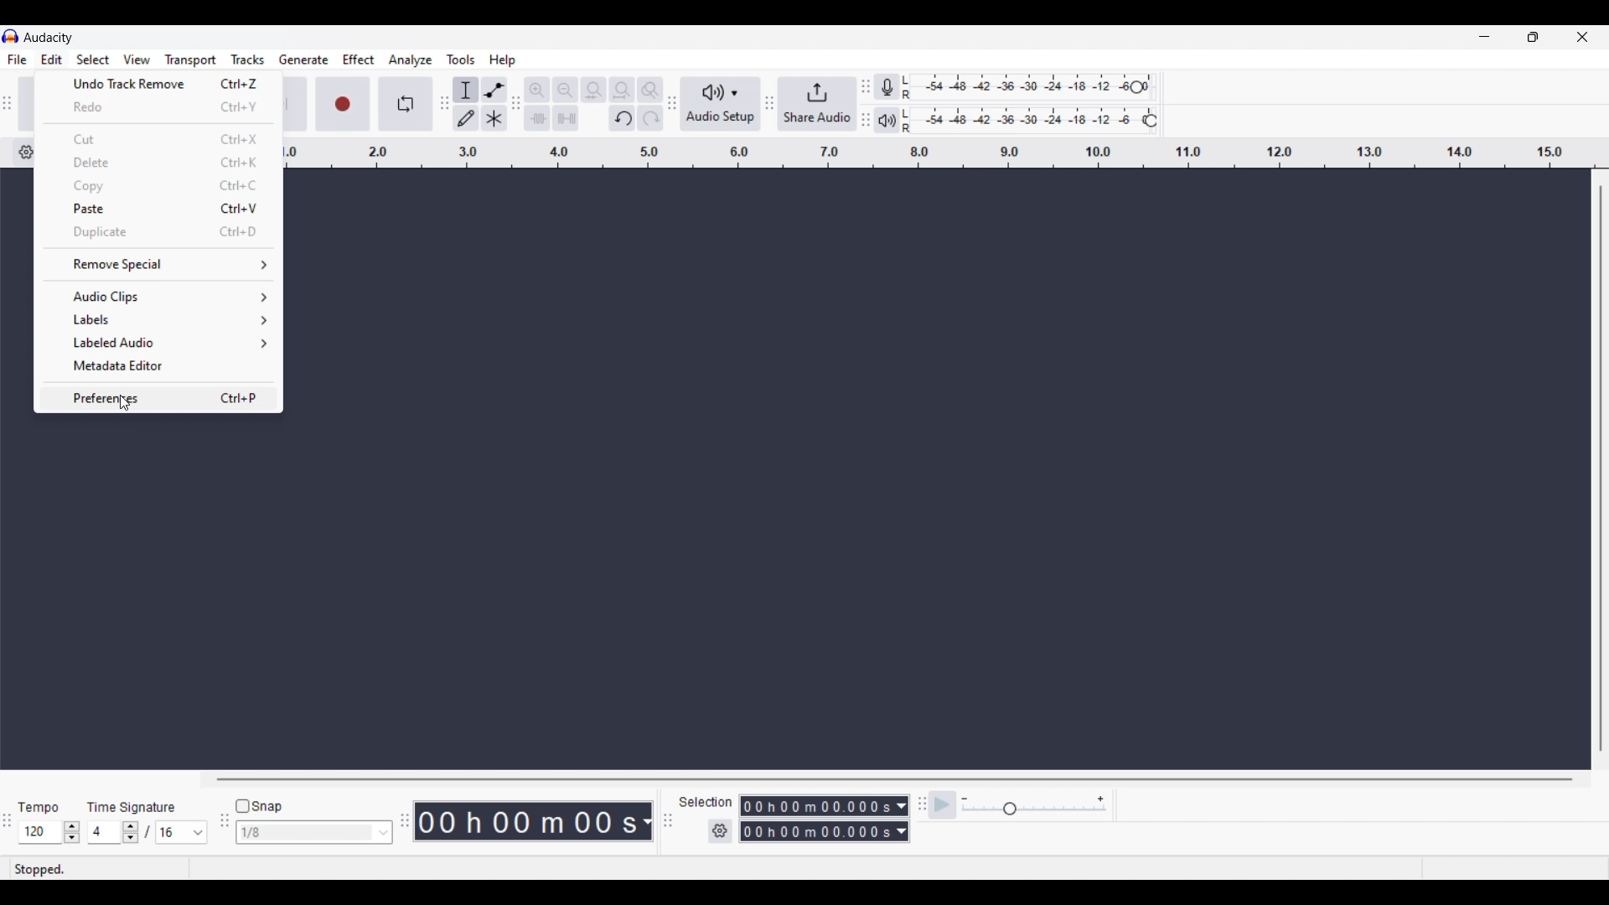 The image size is (1609, 905). I want to click on Cursor, so click(125, 403).